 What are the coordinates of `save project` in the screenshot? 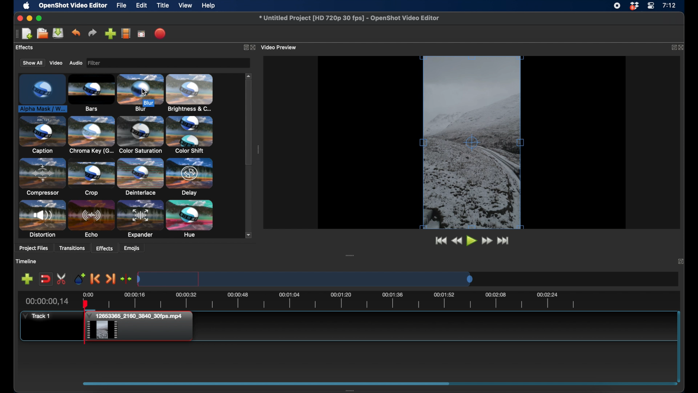 It's located at (58, 33).